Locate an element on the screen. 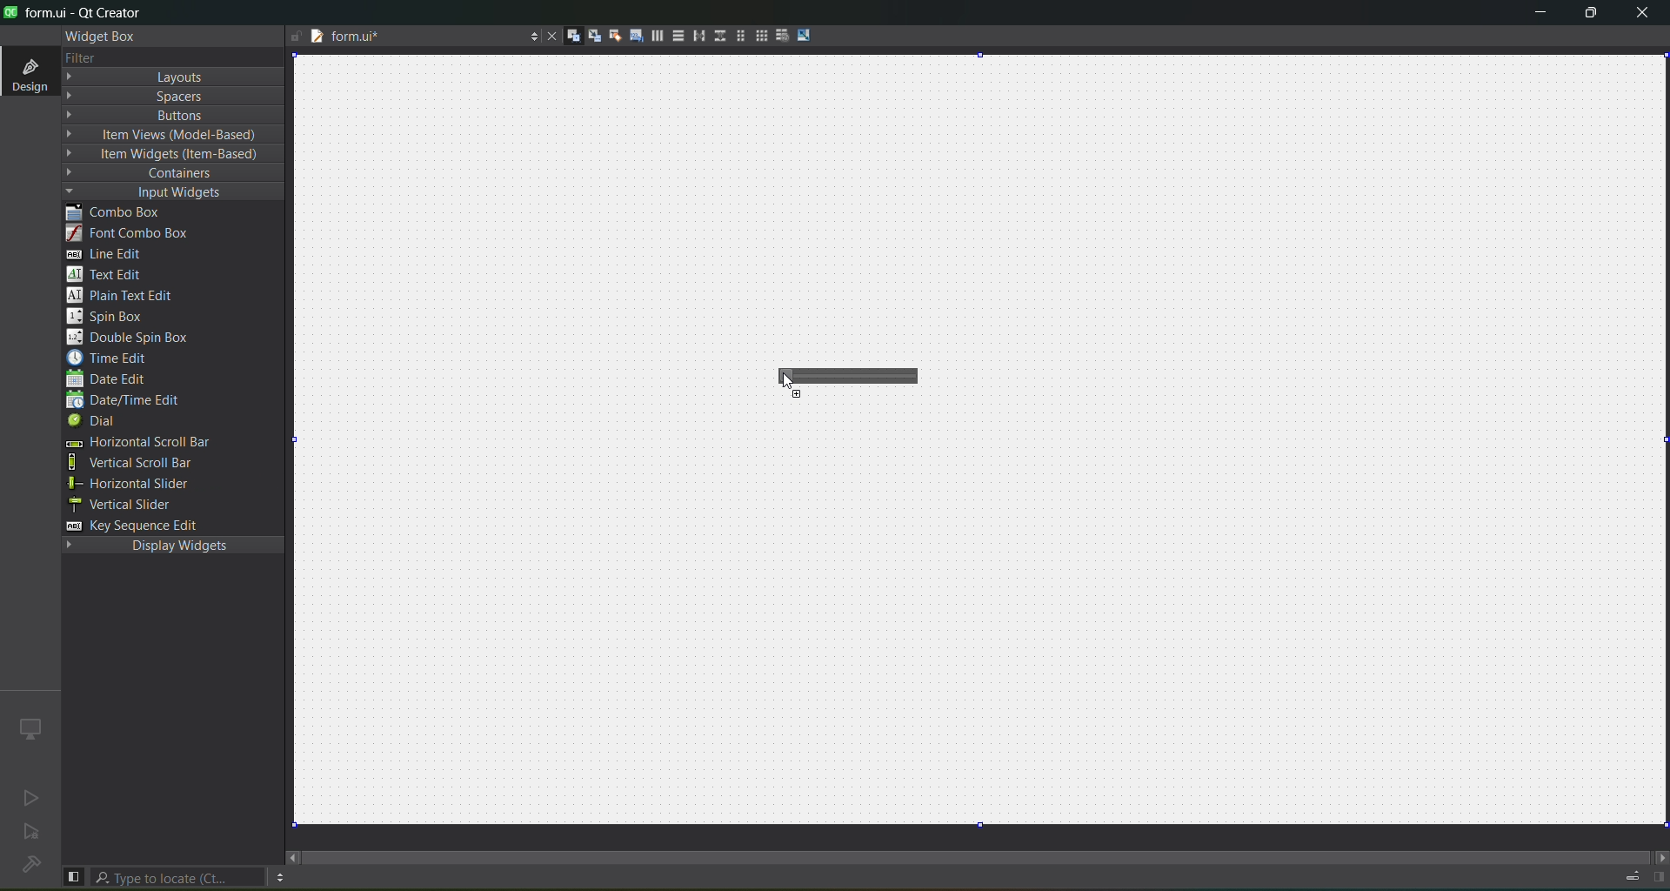 The image size is (1670, 891). signals is located at coordinates (587, 35).